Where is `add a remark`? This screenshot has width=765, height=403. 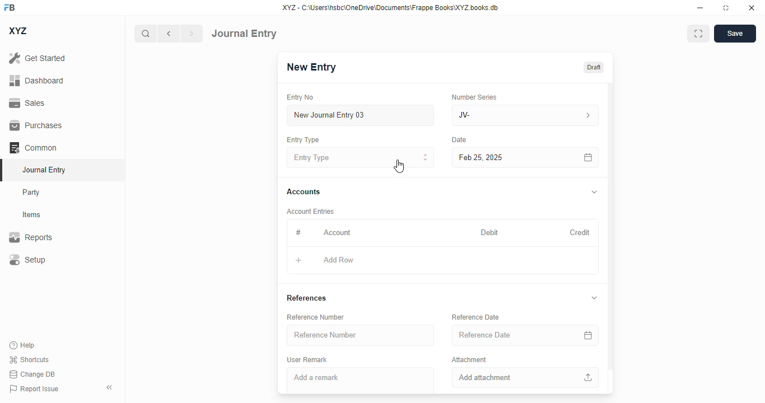 add a remark is located at coordinates (361, 381).